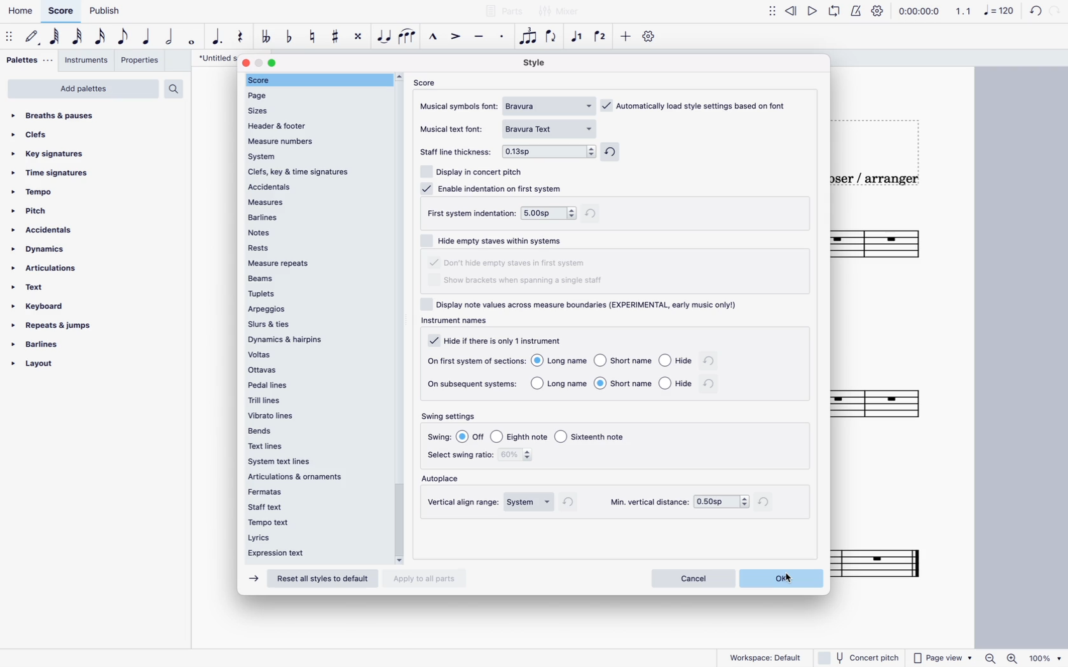  I want to click on time signatures, so click(54, 173).